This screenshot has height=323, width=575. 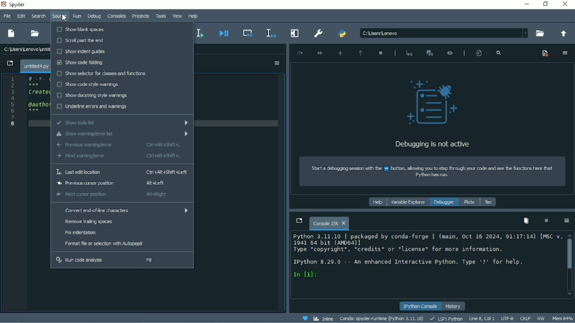 What do you see at coordinates (15, 5) in the screenshot?
I see `Spyder` at bounding box center [15, 5].